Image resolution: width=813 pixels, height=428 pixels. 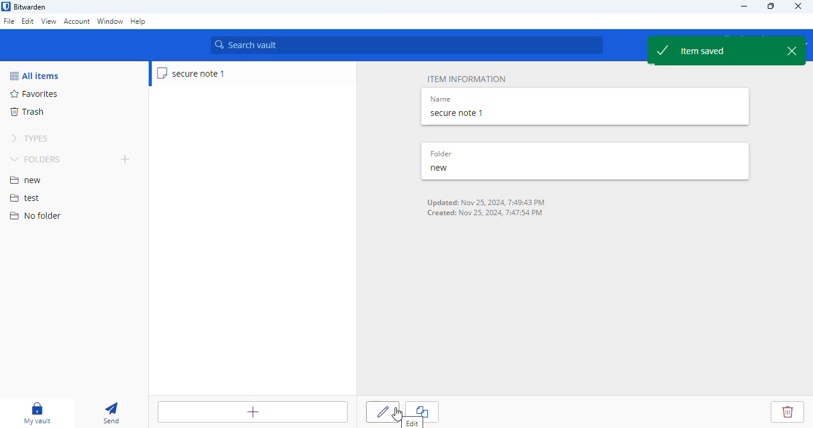 What do you see at coordinates (440, 154) in the screenshot?
I see `folder` at bounding box center [440, 154].